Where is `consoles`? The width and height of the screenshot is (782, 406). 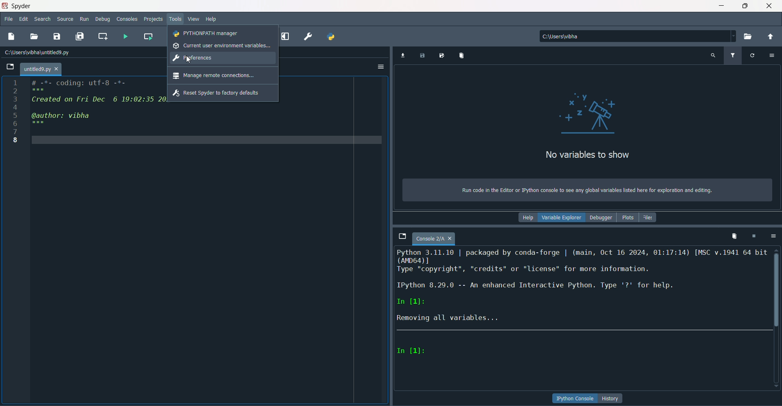 consoles is located at coordinates (127, 19).